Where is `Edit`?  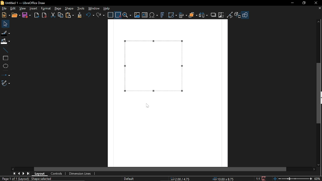 Edit is located at coordinates (13, 9).